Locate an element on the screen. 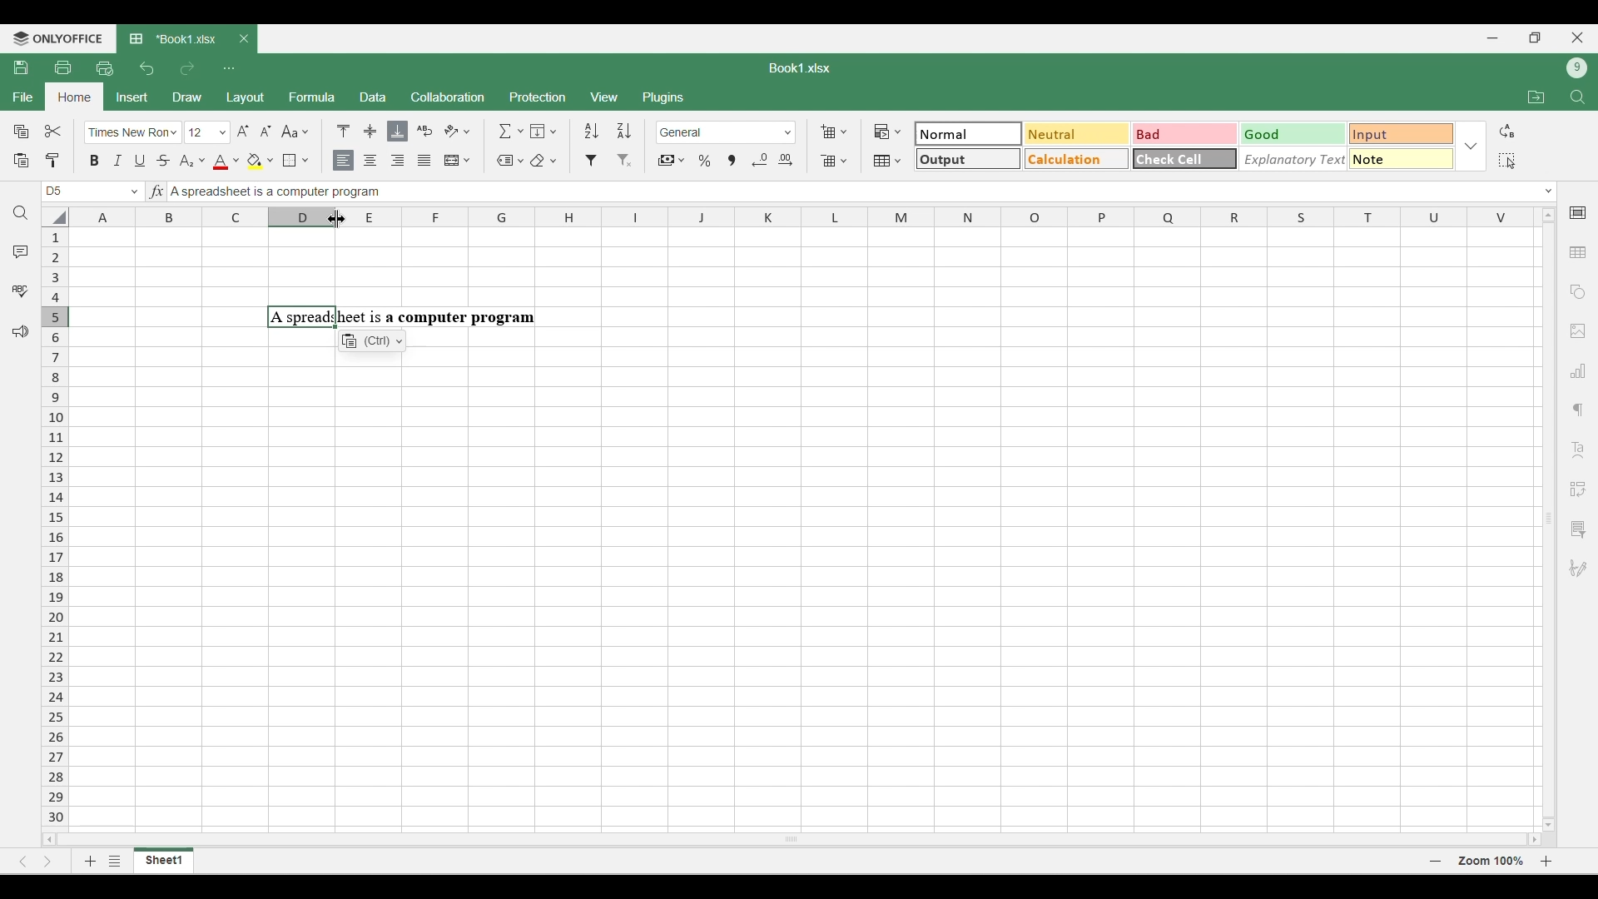 This screenshot has height=899, width=1598. Current account is located at coordinates (1577, 68).